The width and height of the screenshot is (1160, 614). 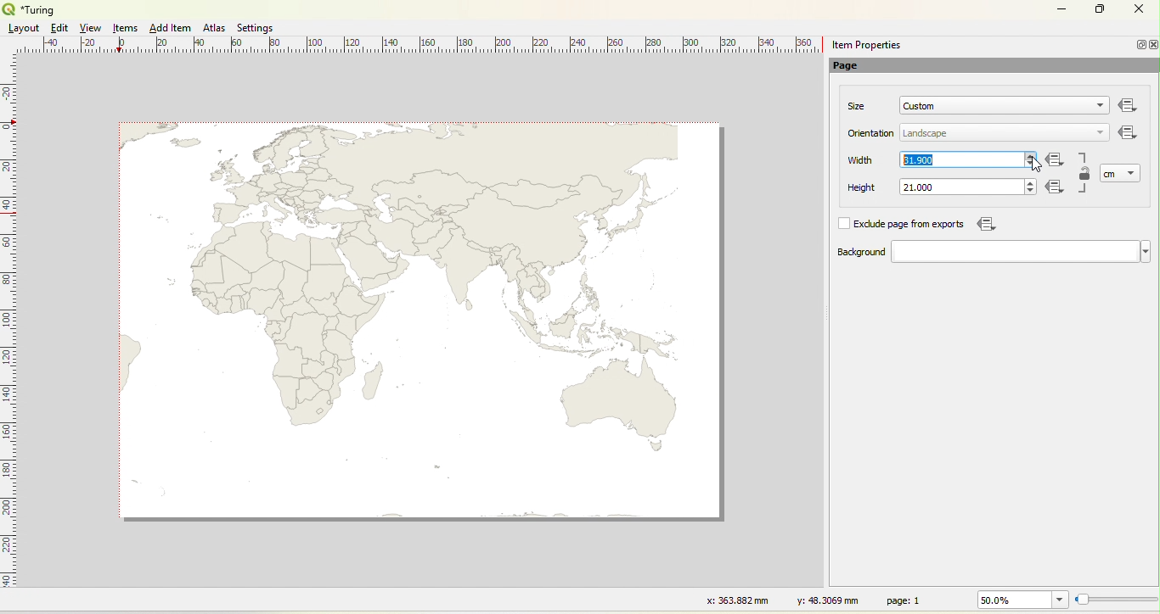 I want to click on Check box, so click(x=842, y=223).